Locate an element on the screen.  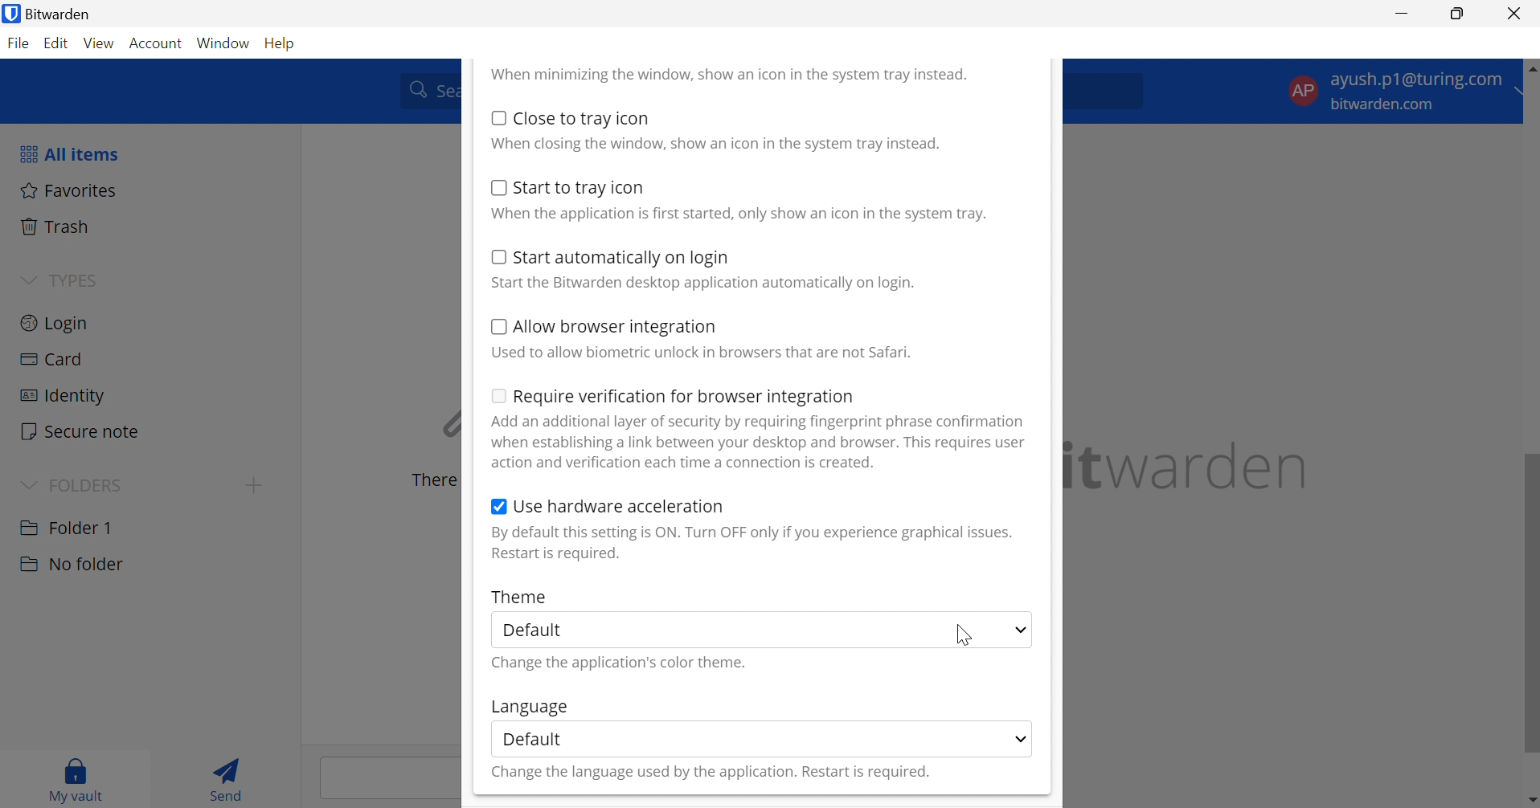
Require verification for browser intgretion is located at coordinates (685, 398).